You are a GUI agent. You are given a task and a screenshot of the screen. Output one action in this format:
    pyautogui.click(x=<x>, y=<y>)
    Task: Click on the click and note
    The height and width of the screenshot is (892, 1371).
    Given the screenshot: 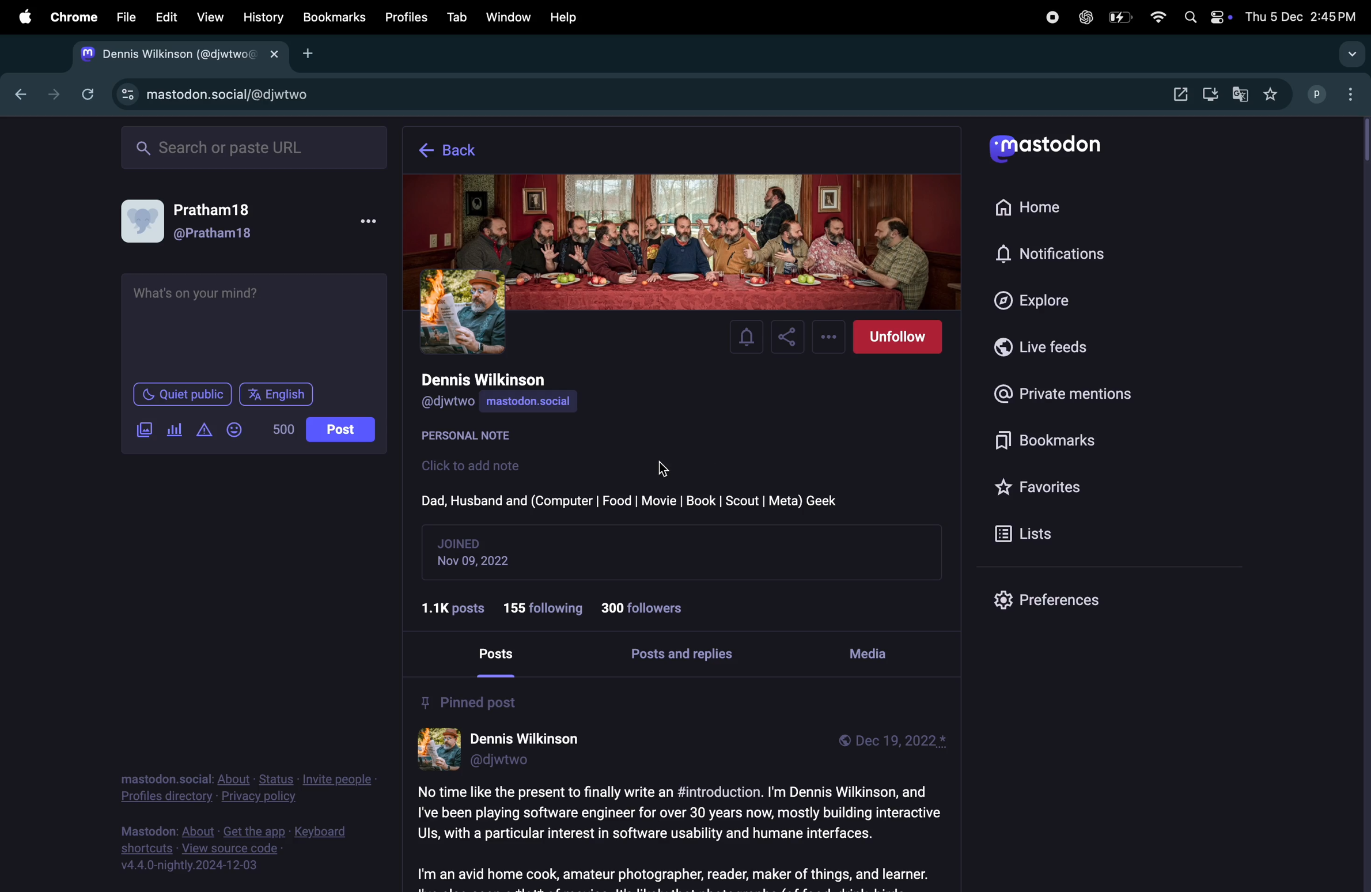 What is the action you would take?
    pyautogui.click(x=475, y=466)
    